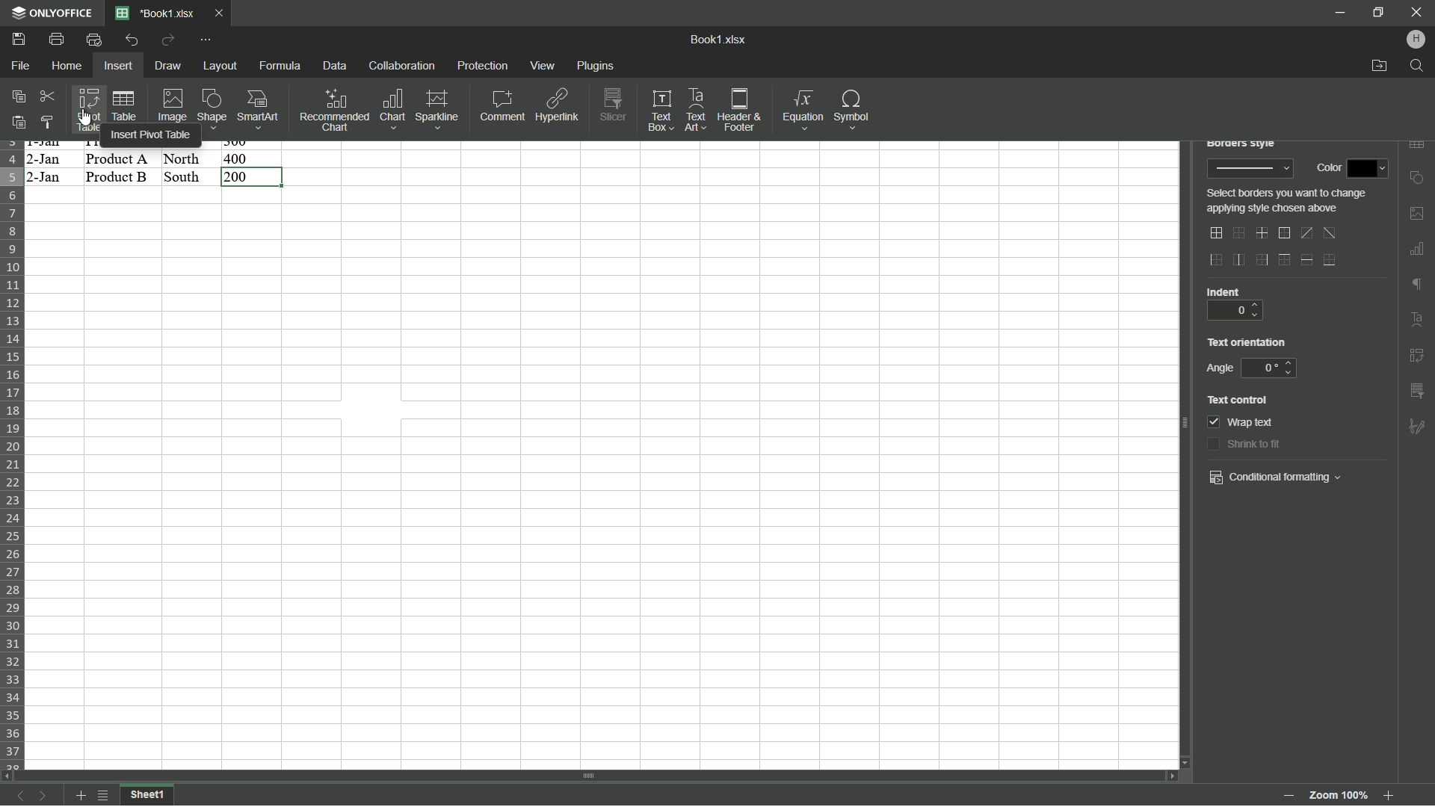 This screenshot has height=807, width=1435. I want to click on Layout, so click(218, 65).